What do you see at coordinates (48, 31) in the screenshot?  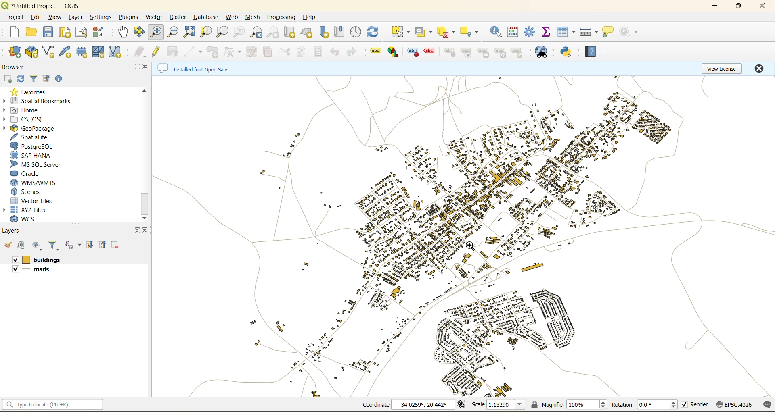 I see `save` at bounding box center [48, 31].